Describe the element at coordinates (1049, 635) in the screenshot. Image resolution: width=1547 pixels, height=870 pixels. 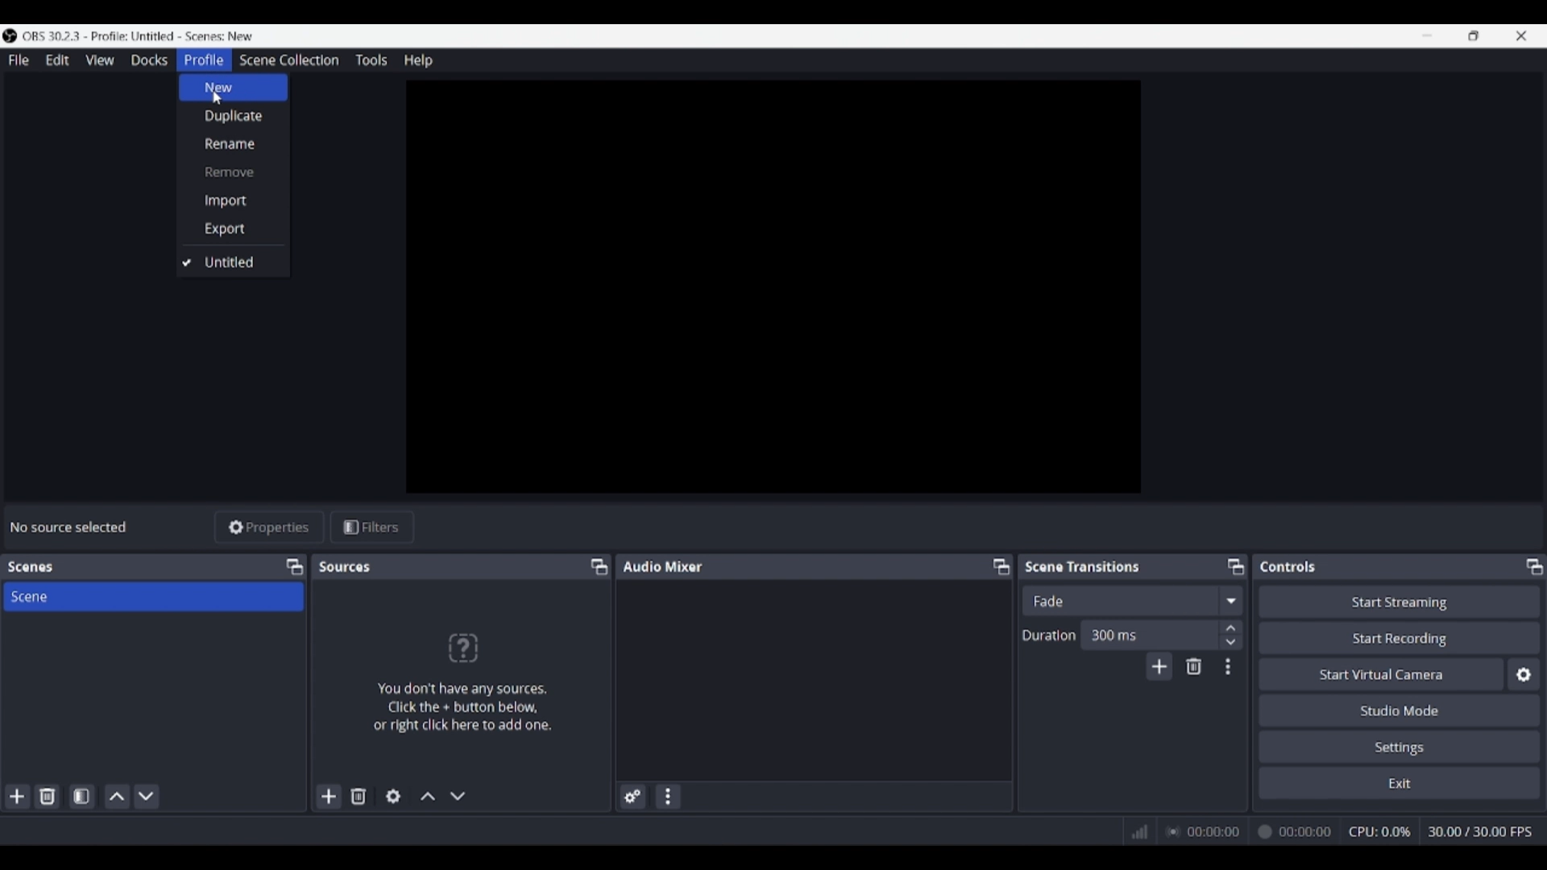
I see `Indicates duration` at that location.